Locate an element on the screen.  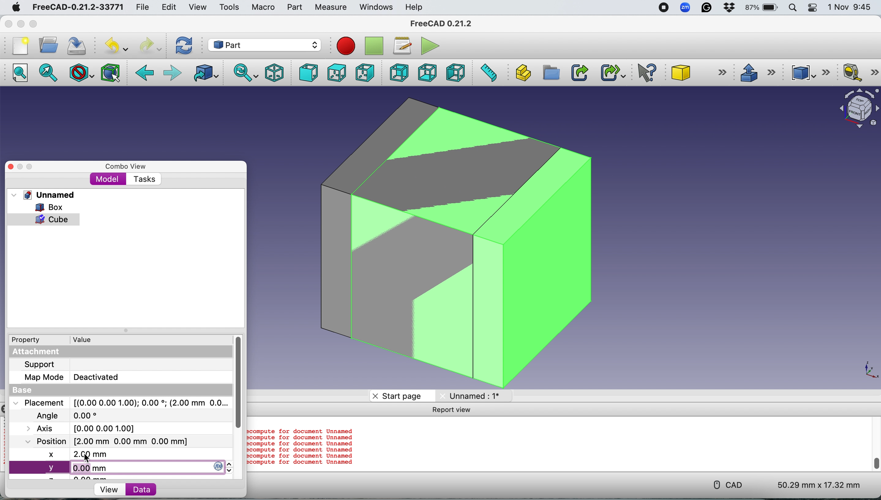
Draw style is located at coordinates (82, 73).